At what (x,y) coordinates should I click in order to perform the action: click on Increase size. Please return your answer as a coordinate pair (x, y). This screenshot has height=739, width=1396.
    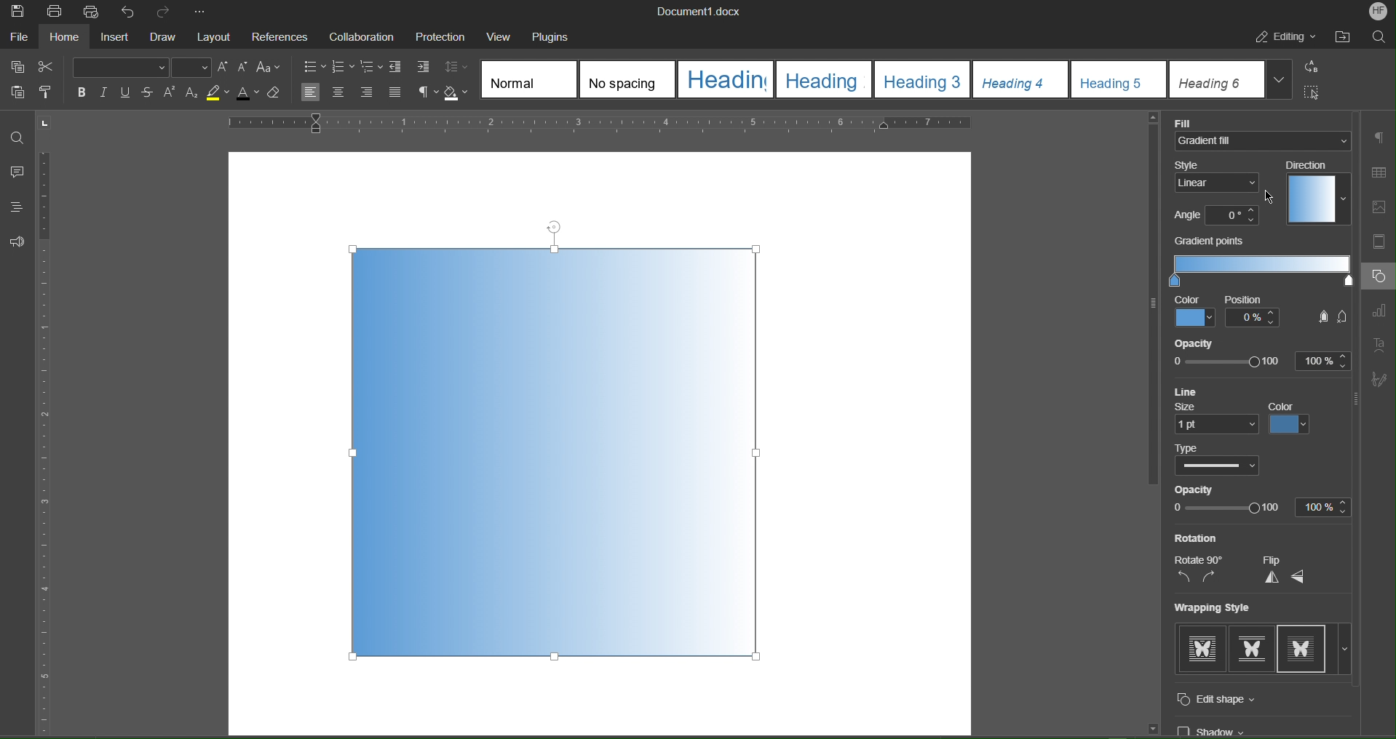
    Looking at the image, I should click on (223, 66).